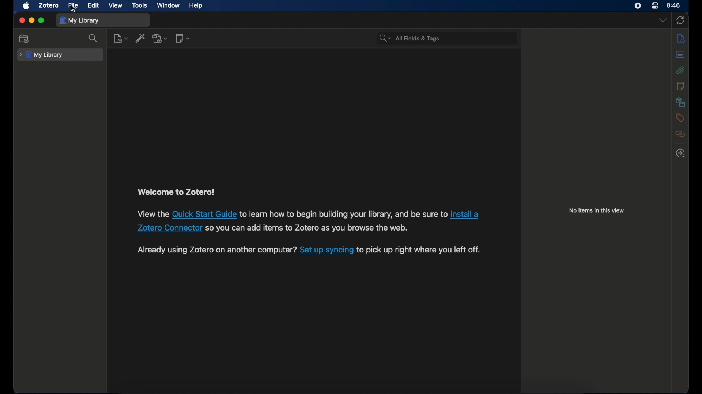 This screenshot has height=394, width=702. Describe the element at coordinates (385, 38) in the screenshot. I see `search dropdown` at that location.